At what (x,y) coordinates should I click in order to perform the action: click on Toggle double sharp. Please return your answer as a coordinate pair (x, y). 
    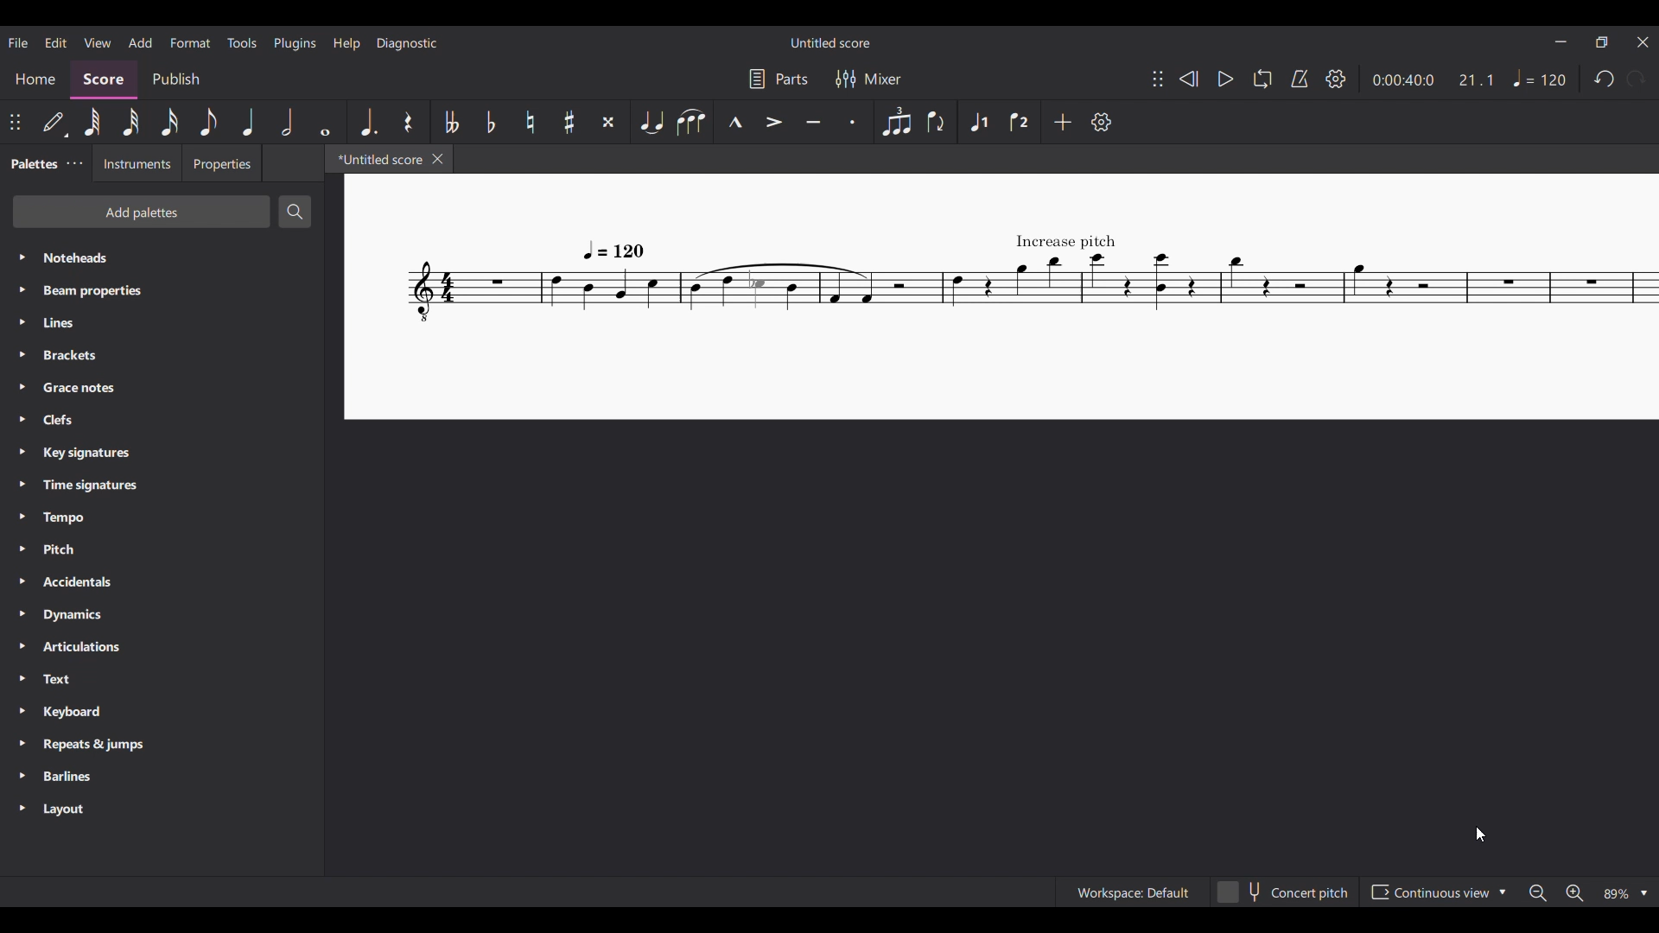
    Looking at the image, I should click on (608, 122).